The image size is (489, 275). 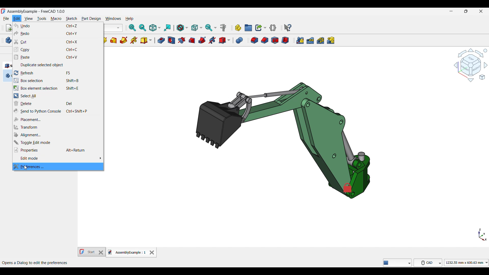 I want to click on Refresh, so click(x=58, y=73).